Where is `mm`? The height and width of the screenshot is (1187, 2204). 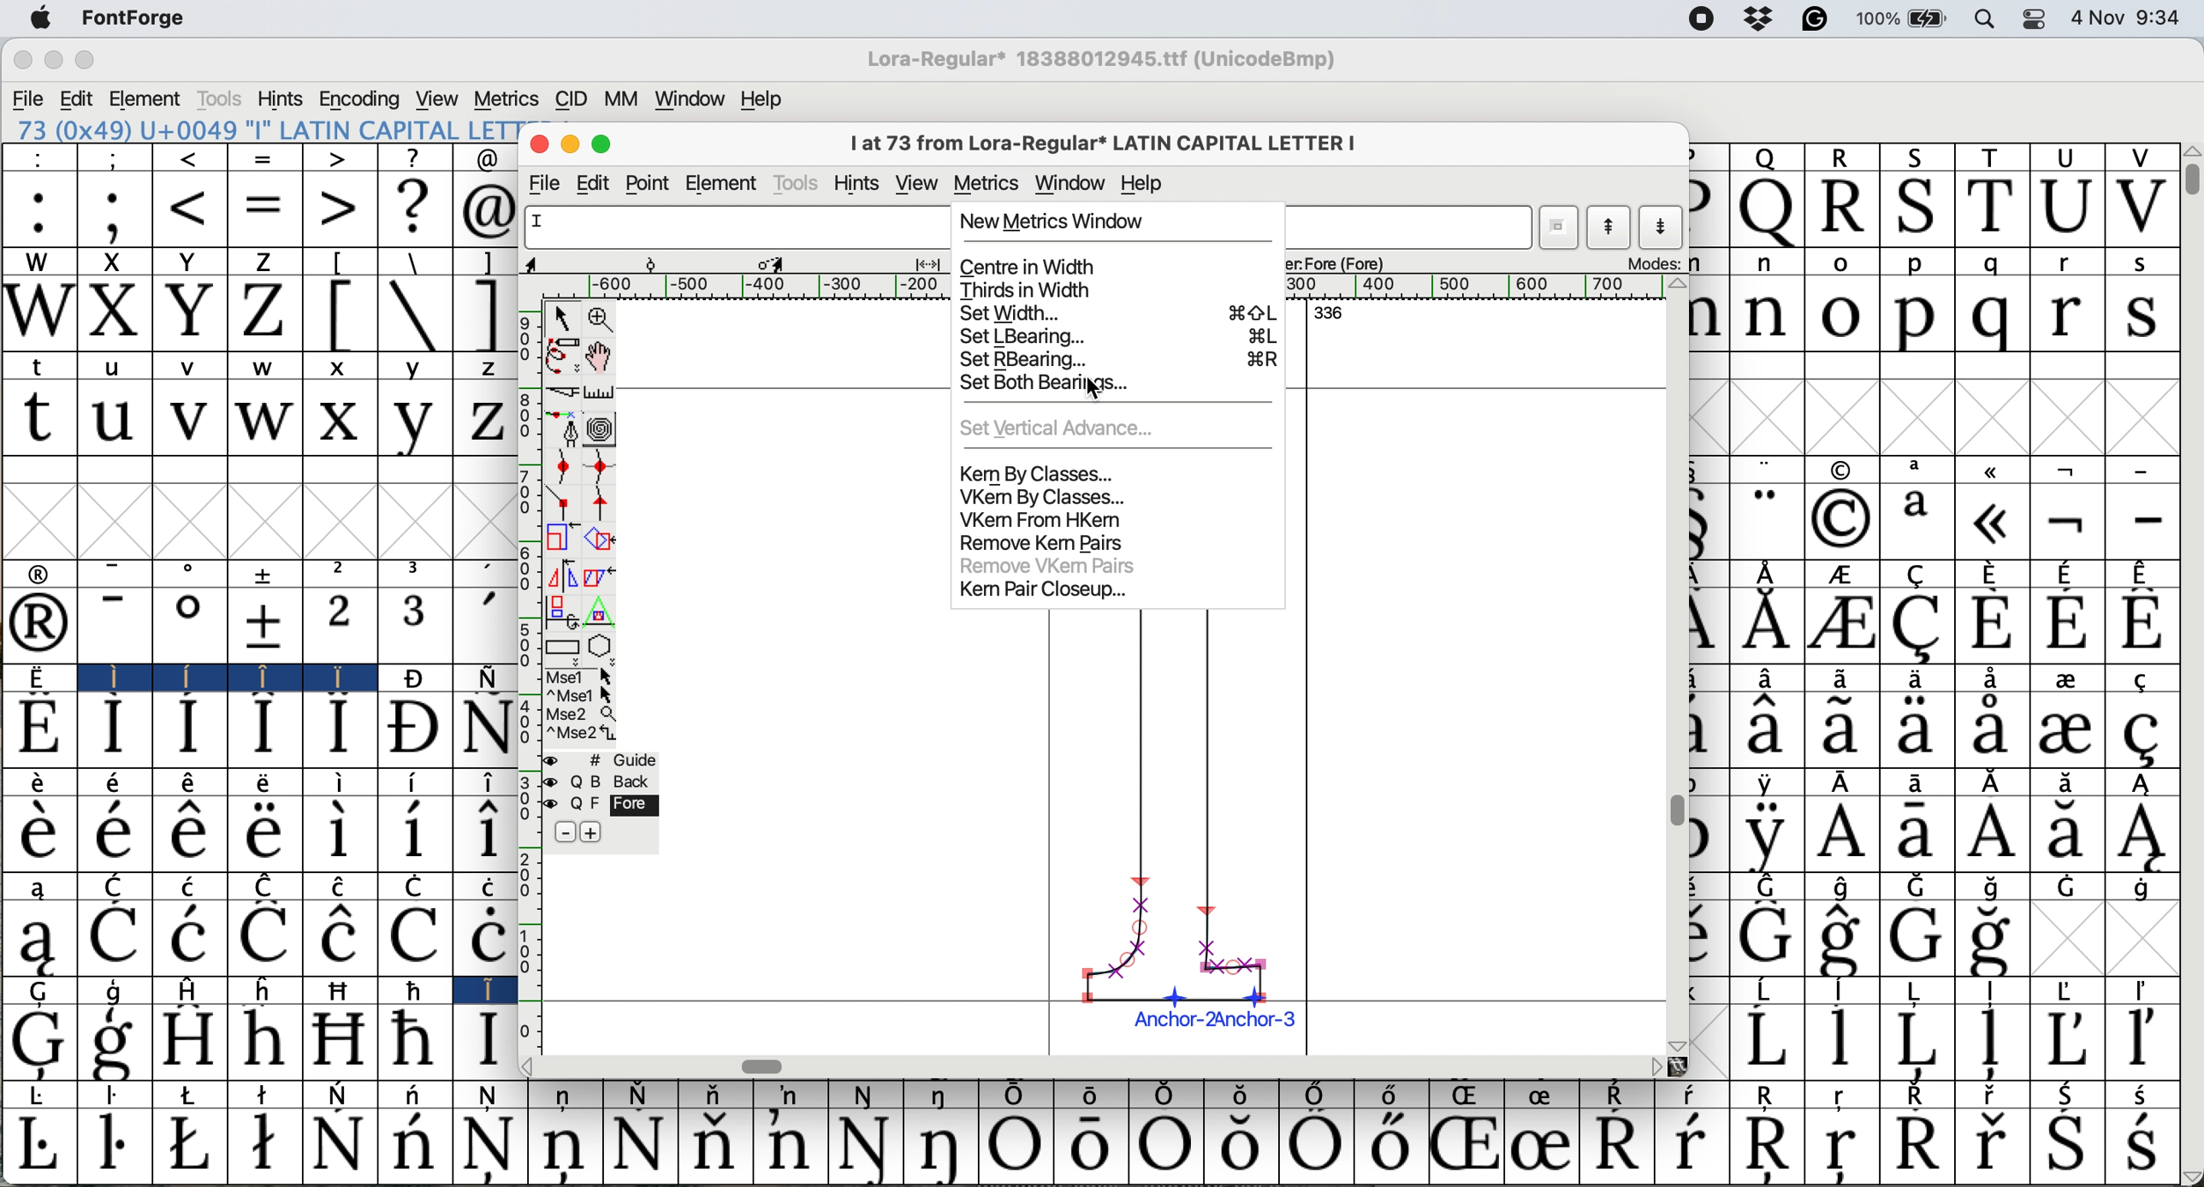
mm is located at coordinates (619, 98).